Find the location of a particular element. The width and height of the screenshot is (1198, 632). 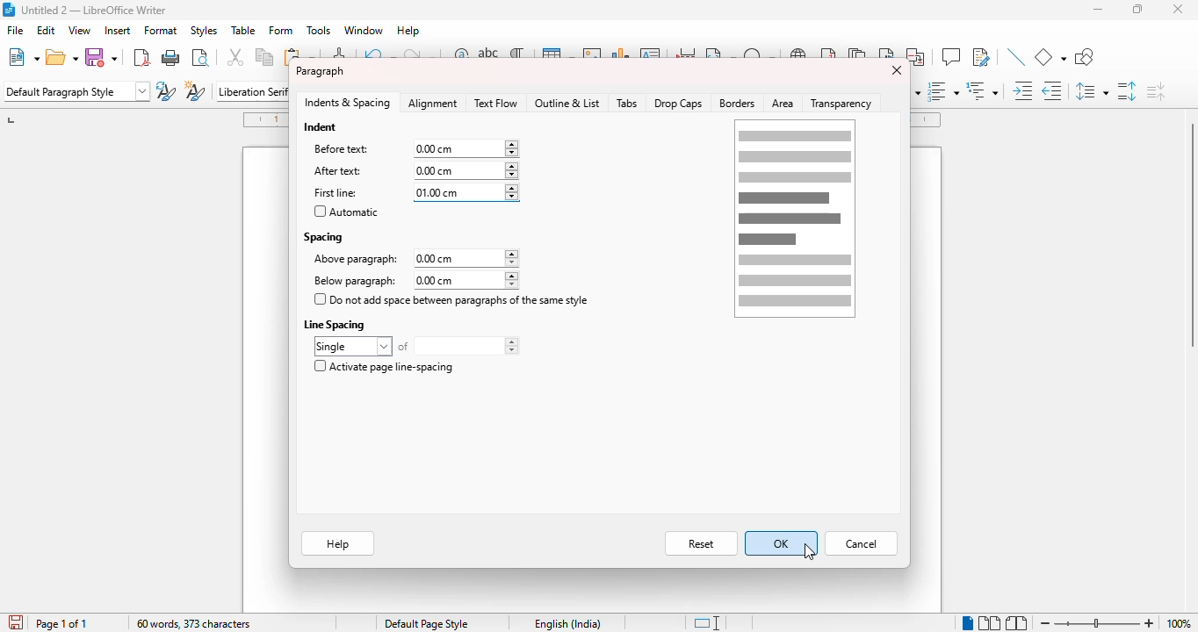

book view is located at coordinates (1017, 622).